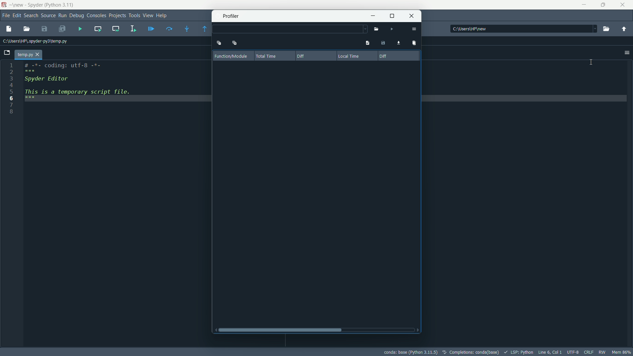 The height and width of the screenshot is (356, 633). What do you see at coordinates (300, 56) in the screenshot?
I see `diff` at bounding box center [300, 56].